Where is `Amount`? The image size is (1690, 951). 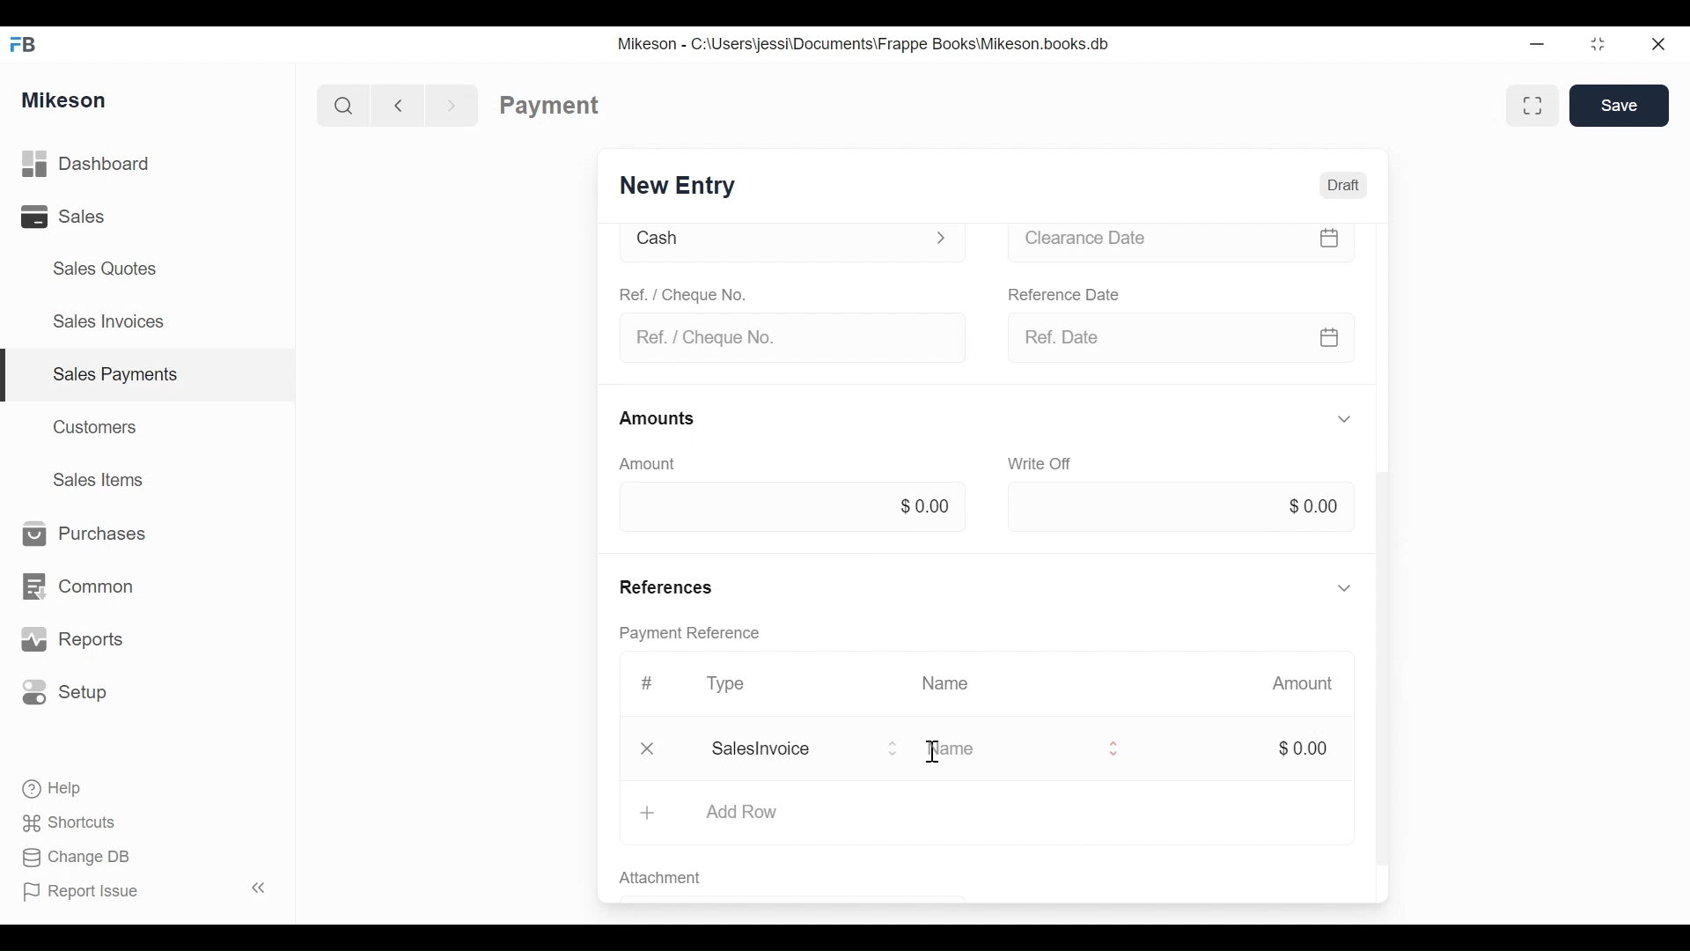
Amount is located at coordinates (644, 465).